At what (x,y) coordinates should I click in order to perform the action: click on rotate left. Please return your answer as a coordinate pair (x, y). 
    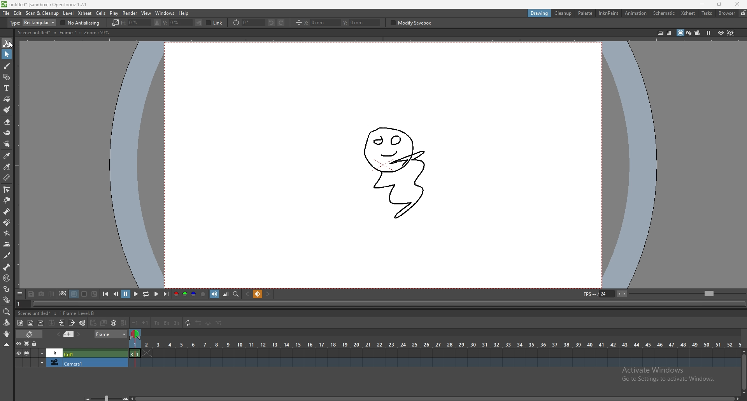
    Looking at the image, I should click on (272, 23).